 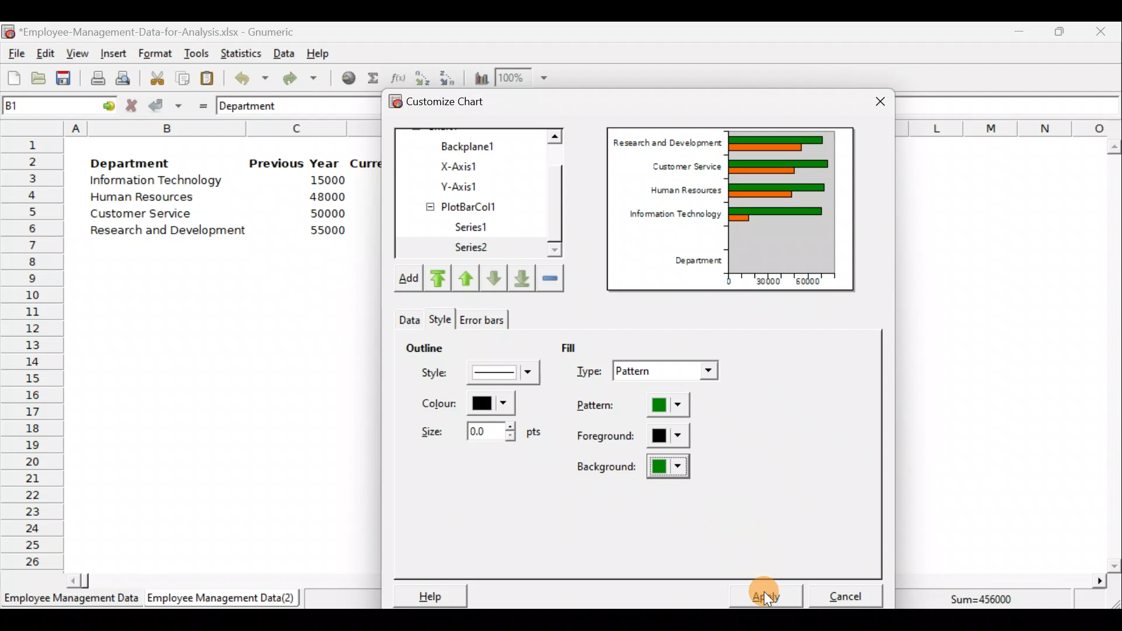 I want to click on 15000, so click(x=323, y=179).